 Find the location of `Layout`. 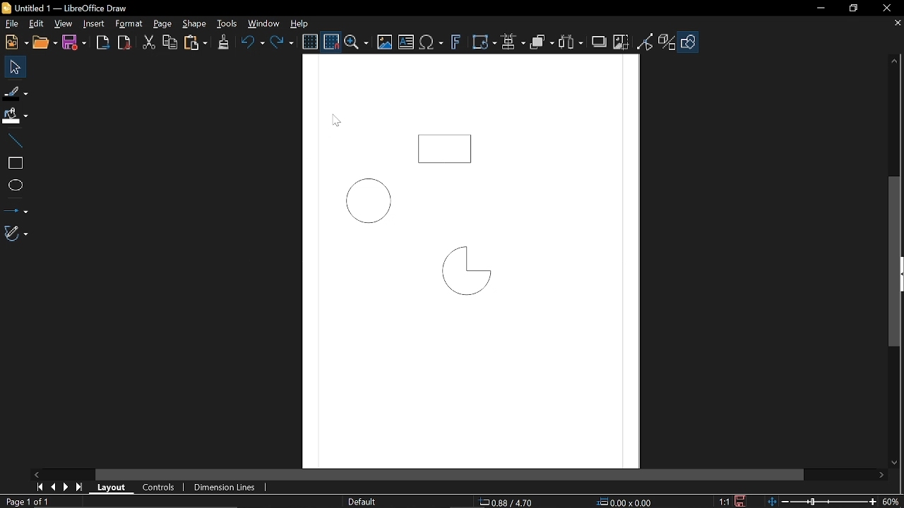

Layout is located at coordinates (110, 488).